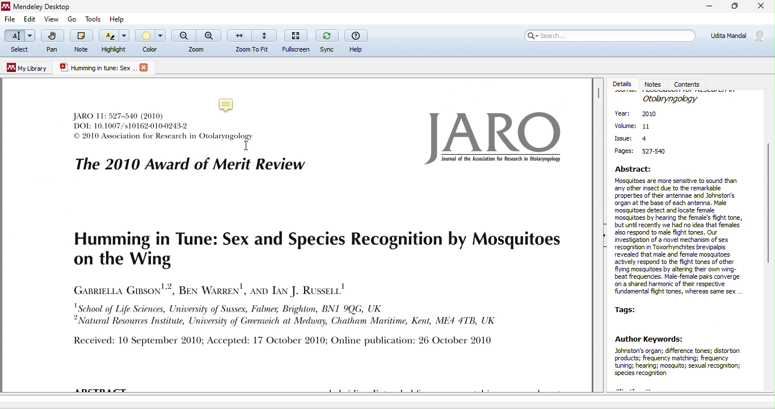 This screenshot has width=775, height=409. Describe the element at coordinates (132, 120) in the screenshot. I see `journal text` at that location.